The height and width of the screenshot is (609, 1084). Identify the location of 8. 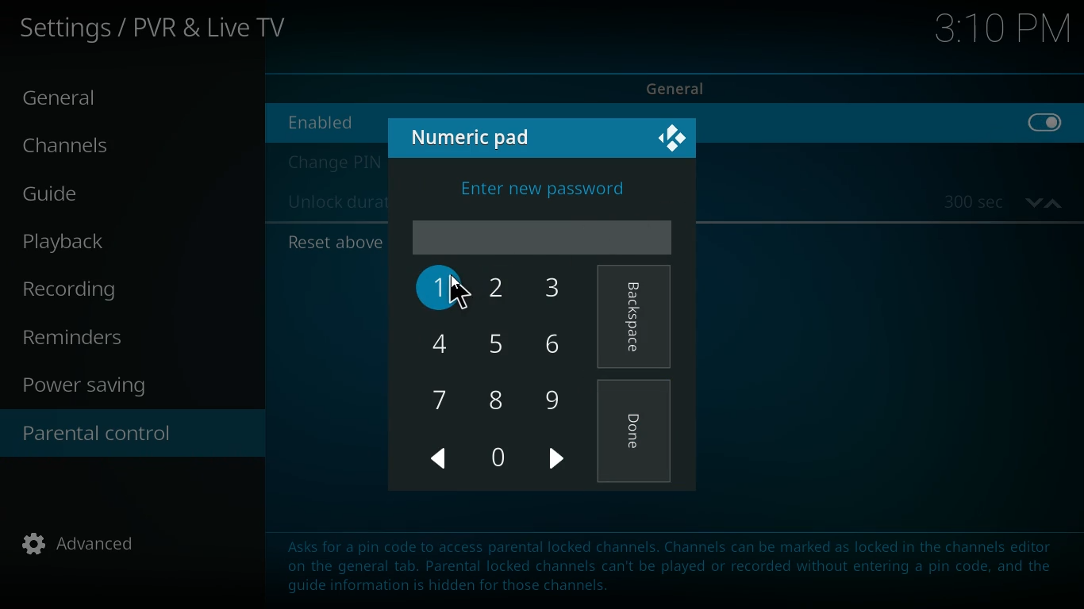
(502, 397).